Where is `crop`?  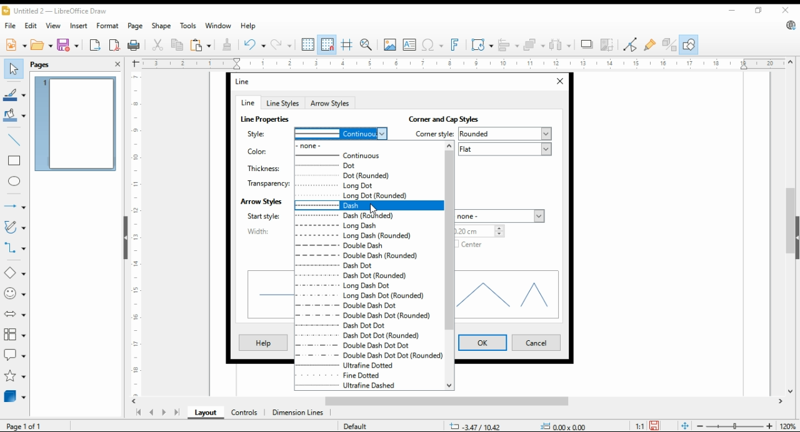 crop is located at coordinates (609, 44).